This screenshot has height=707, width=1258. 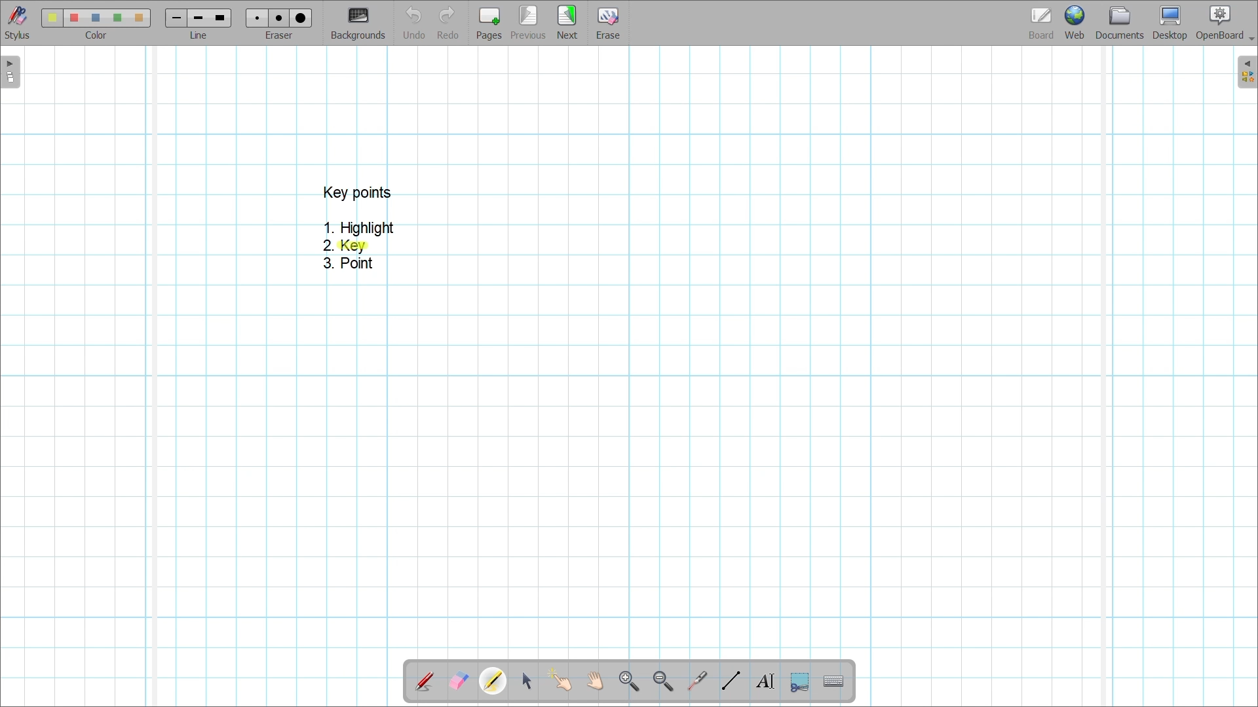 I want to click on Web, so click(x=1075, y=22).